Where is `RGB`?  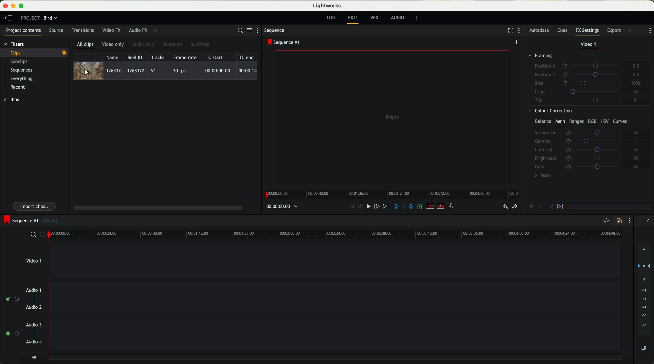 RGB is located at coordinates (592, 121).